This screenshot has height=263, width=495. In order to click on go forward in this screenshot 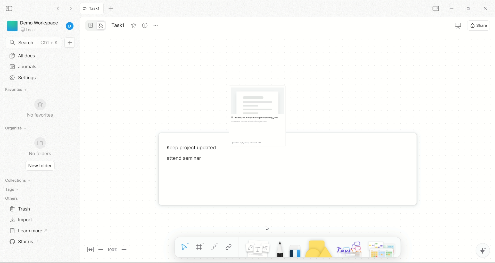, I will do `click(70, 8)`.